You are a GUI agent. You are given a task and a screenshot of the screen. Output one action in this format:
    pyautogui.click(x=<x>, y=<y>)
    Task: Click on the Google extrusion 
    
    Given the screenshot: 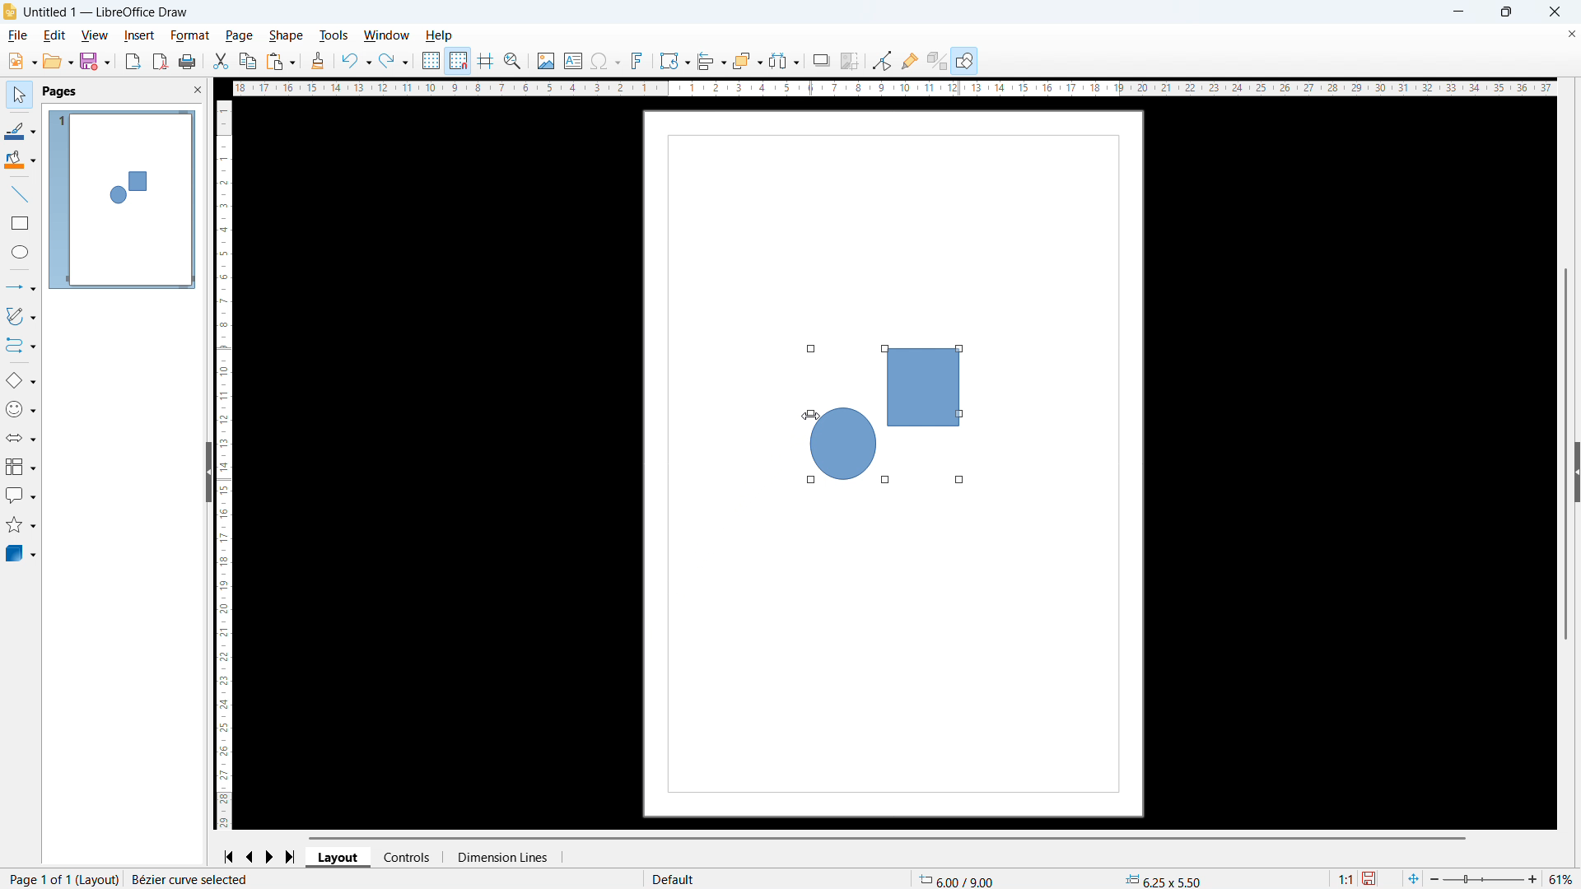 What is the action you would take?
    pyautogui.click(x=936, y=61)
    